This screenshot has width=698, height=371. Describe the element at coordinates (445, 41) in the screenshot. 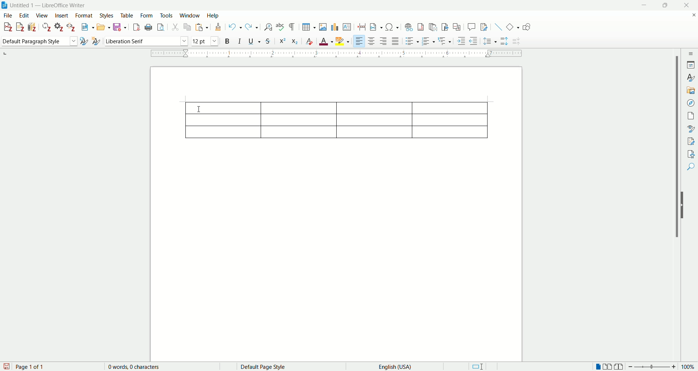

I see `format outline` at that location.